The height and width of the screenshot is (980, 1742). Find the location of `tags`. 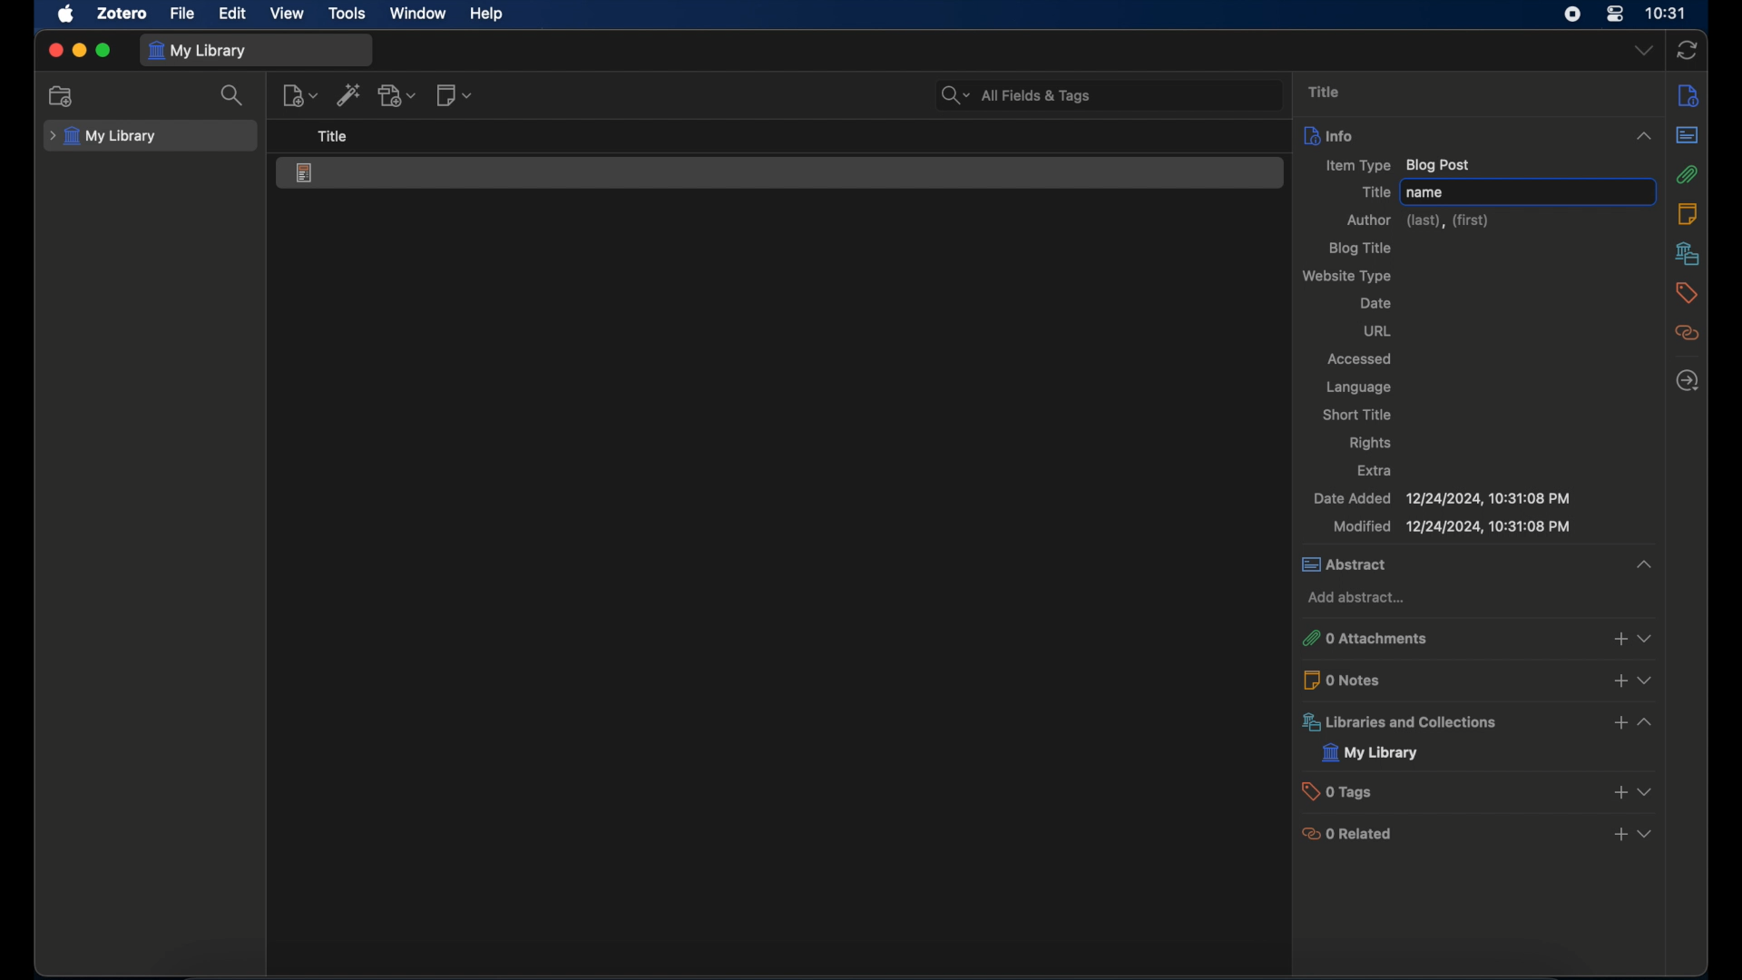

tags is located at coordinates (1688, 292).